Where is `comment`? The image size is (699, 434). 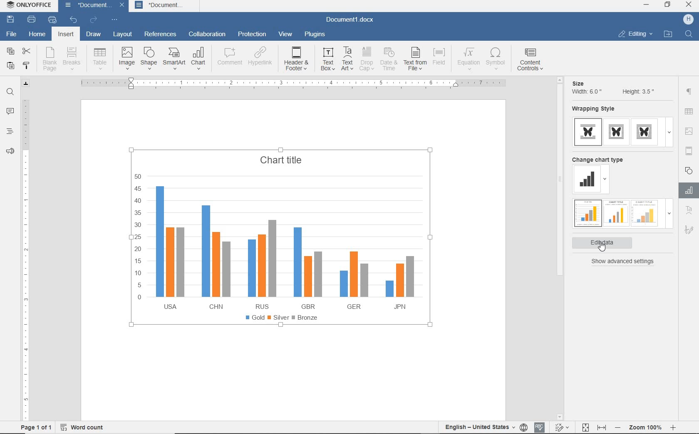 comment is located at coordinates (228, 58).